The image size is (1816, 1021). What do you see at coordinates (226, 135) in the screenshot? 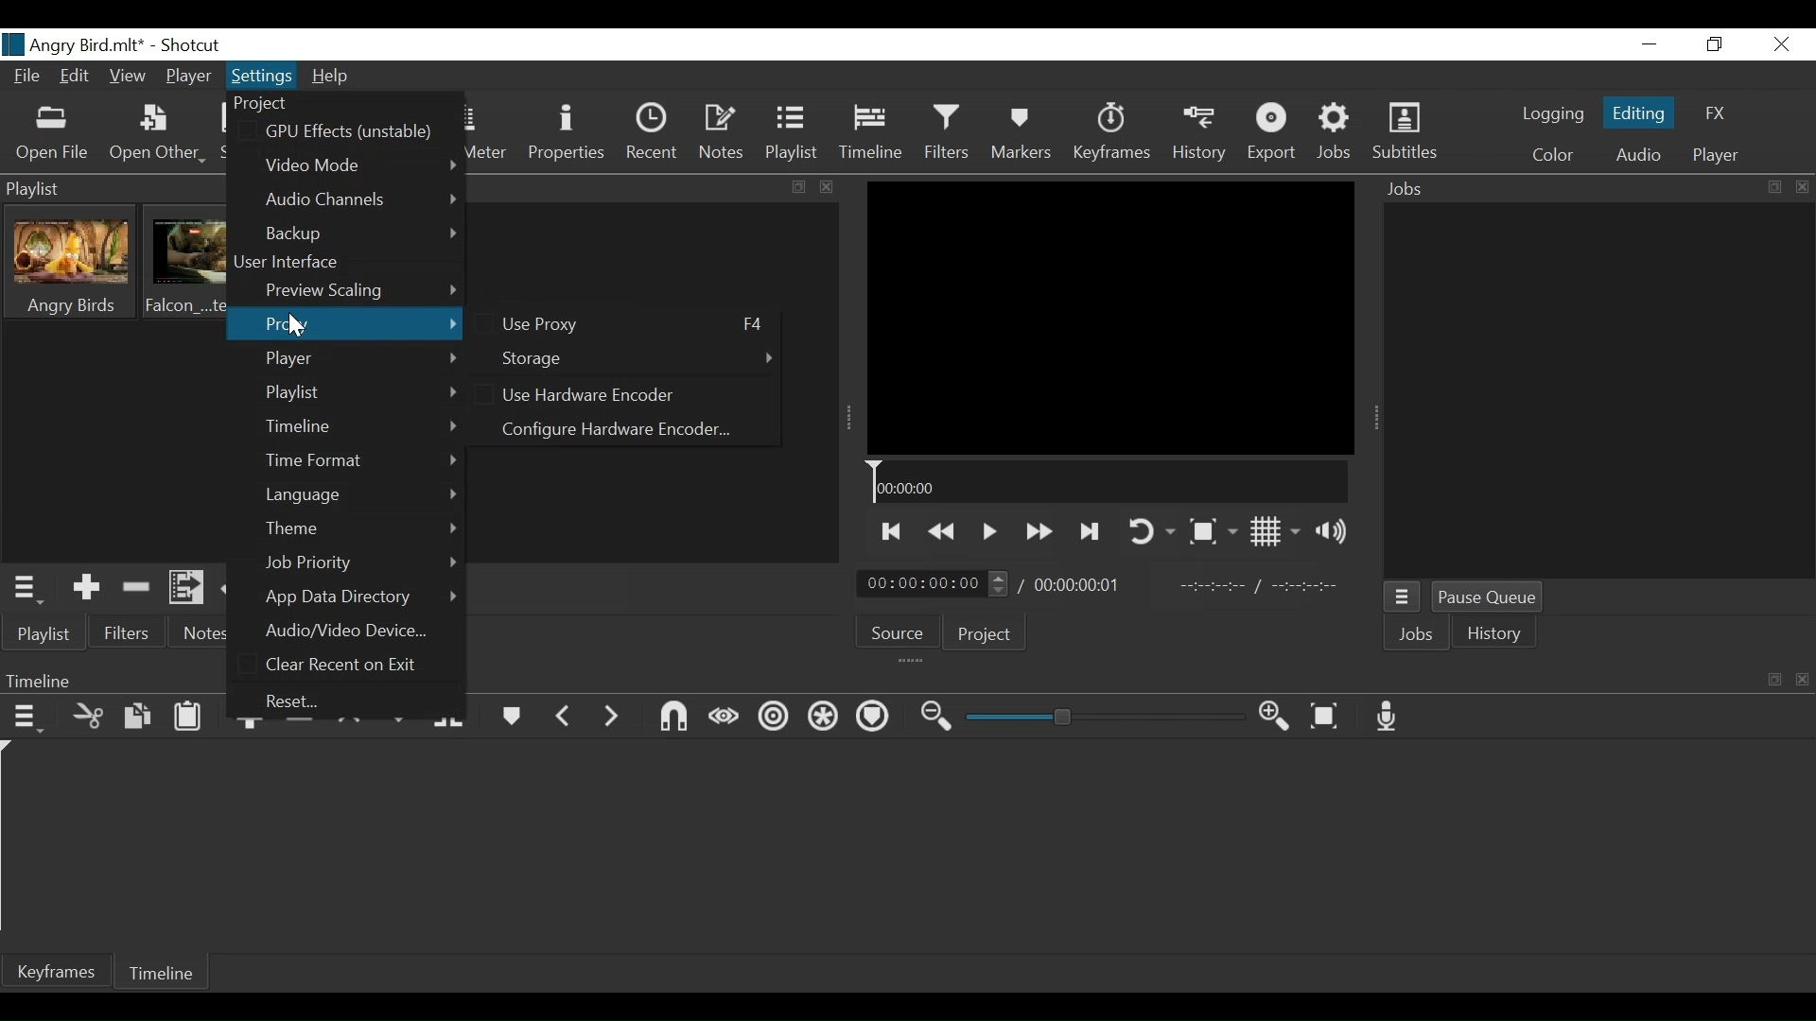
I see `Save` at bounding box center [226, 135].